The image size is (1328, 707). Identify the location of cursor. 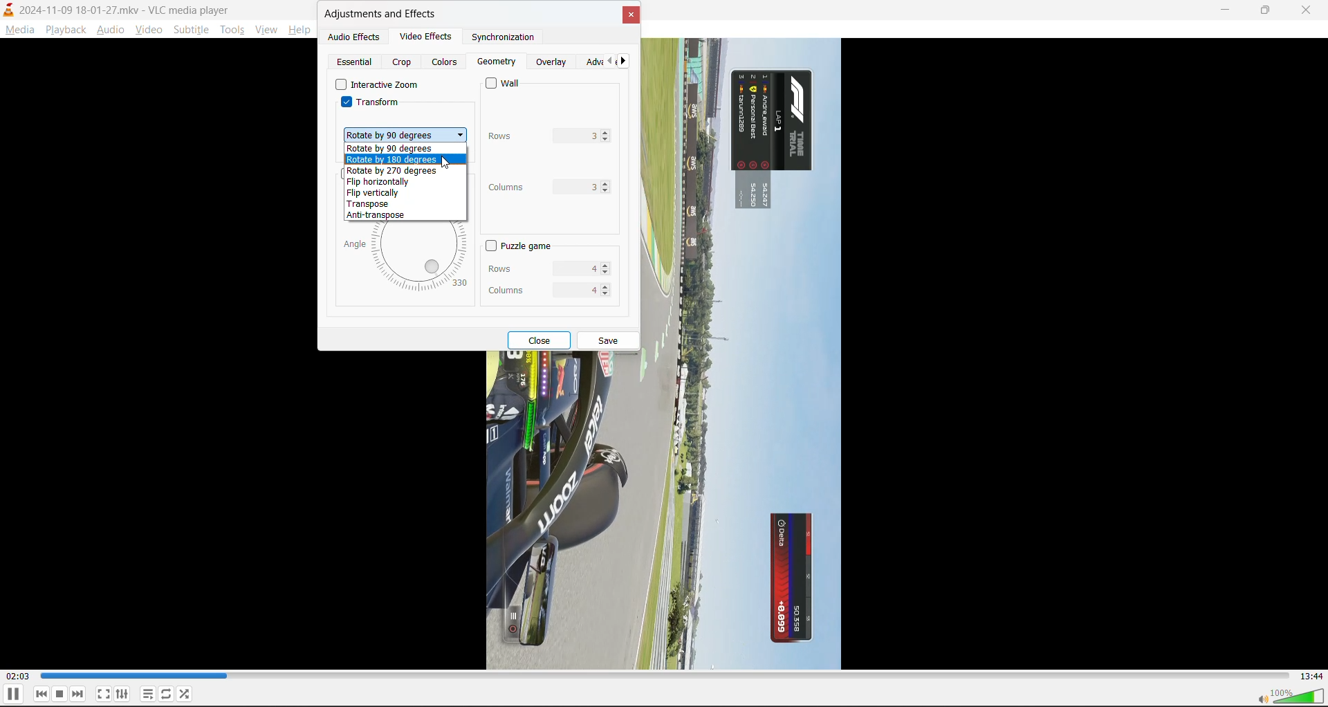
(447, 164).